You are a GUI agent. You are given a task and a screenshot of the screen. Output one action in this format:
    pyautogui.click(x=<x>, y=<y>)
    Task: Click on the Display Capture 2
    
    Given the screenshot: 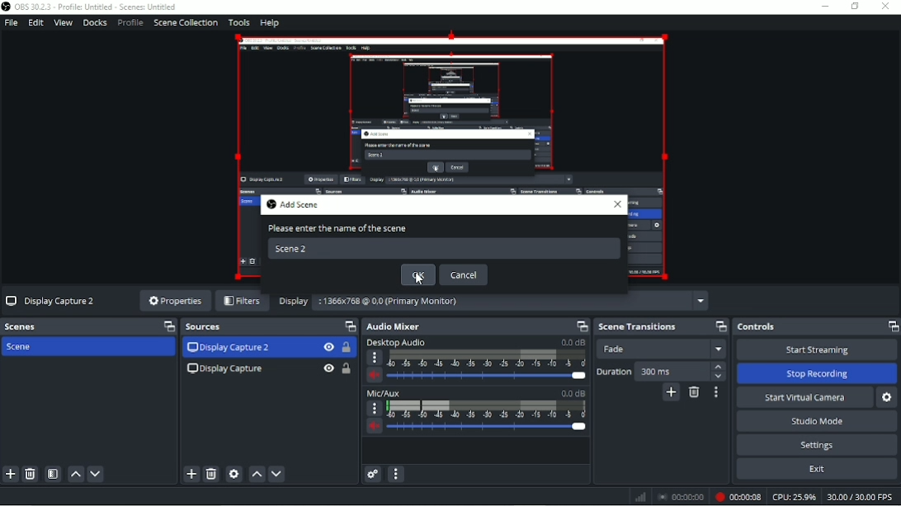 What is the action you would take?
    pyautogui.click(x=52, y=302)
    